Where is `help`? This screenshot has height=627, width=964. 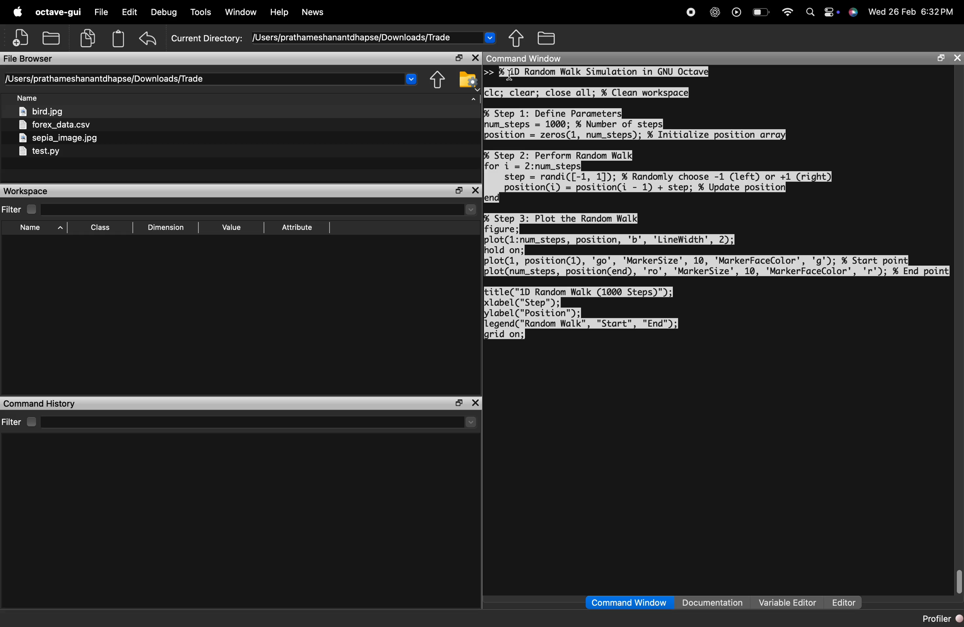
help is located at coordinates (279, 13).